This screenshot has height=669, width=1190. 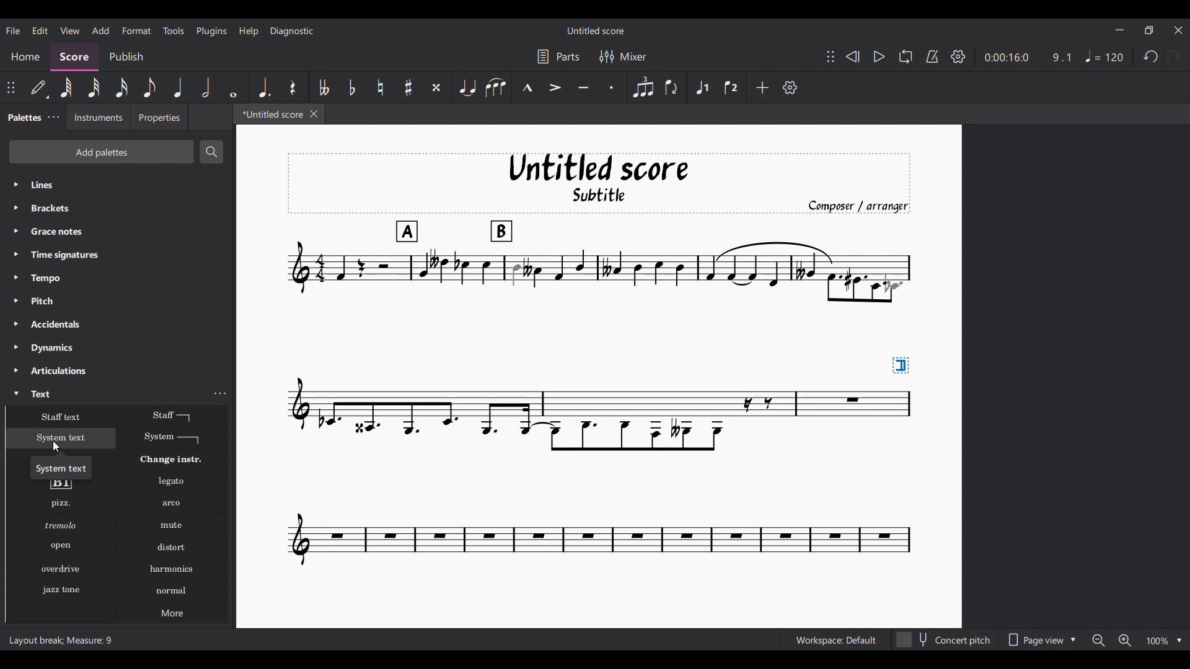 I want to click on System text line, so click(x=172, y=438).